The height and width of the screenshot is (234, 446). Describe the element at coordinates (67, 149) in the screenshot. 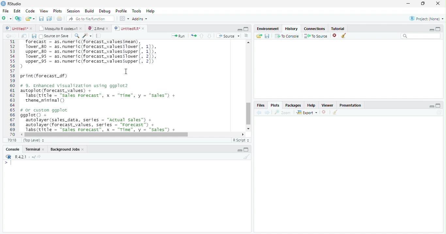

I see `Background jobs` at that location.